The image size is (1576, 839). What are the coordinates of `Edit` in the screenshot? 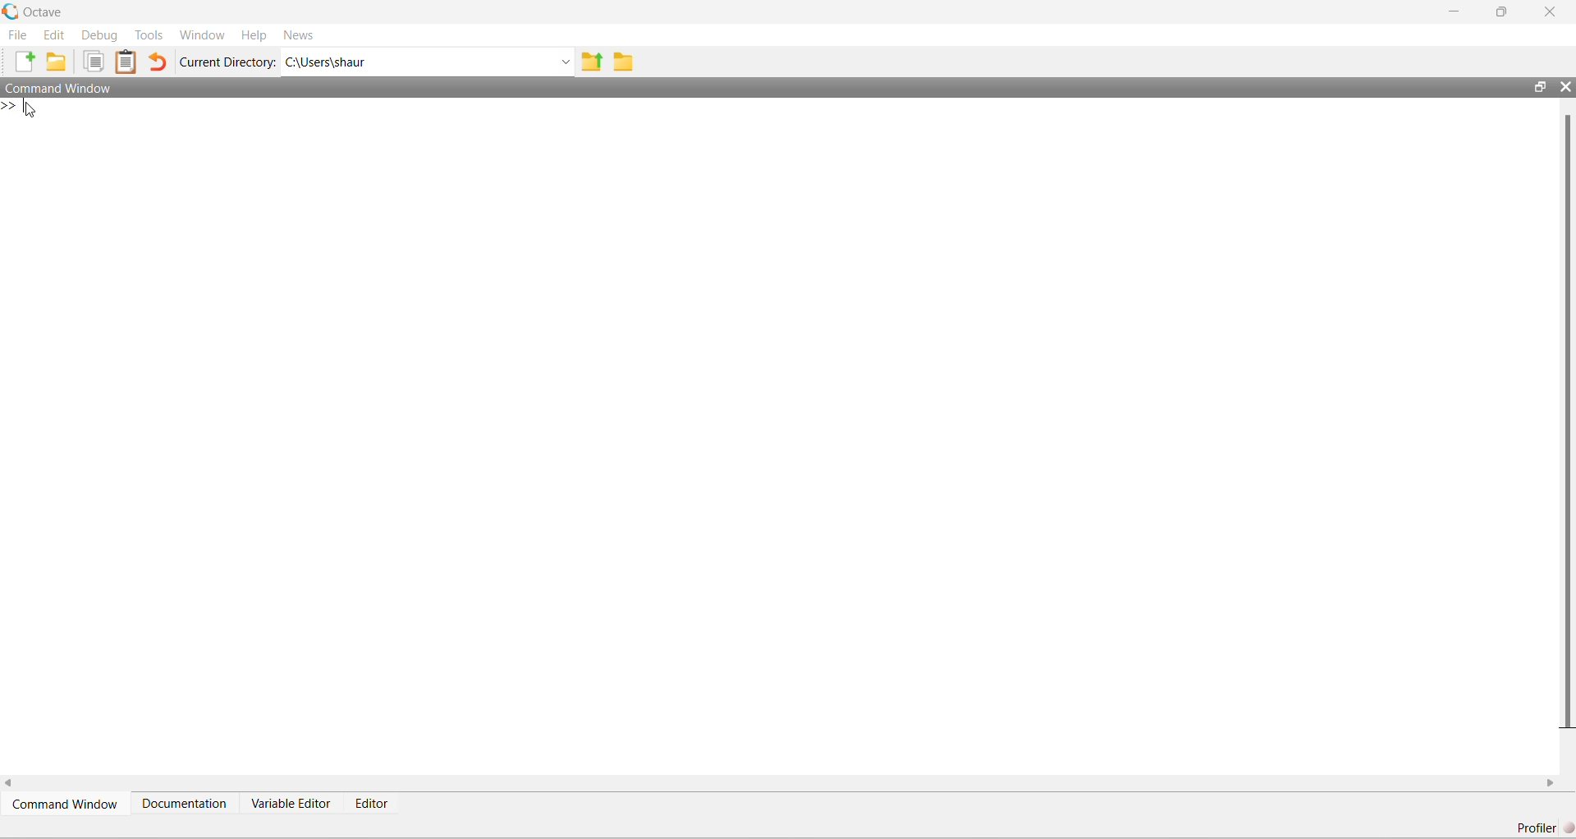 It's located at (53, 35).